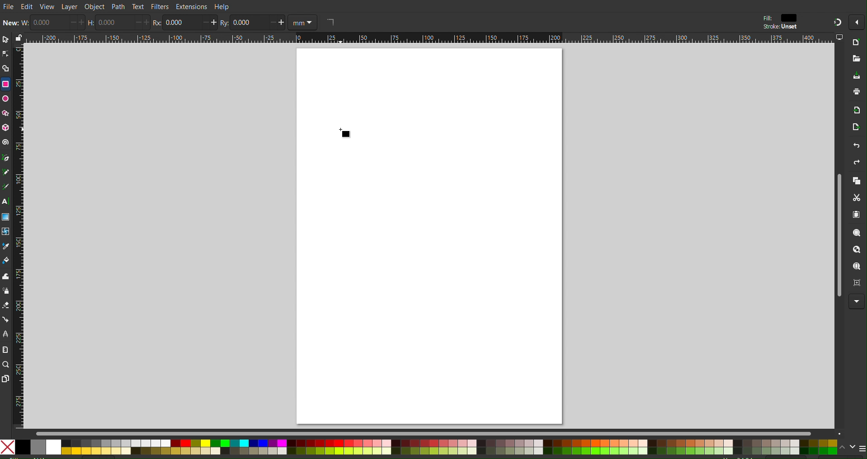 This screenshot has width=867, height=459. Describe the element at coordinates (143, 23) in the screenshot. I see `increase/decrease` at that location.